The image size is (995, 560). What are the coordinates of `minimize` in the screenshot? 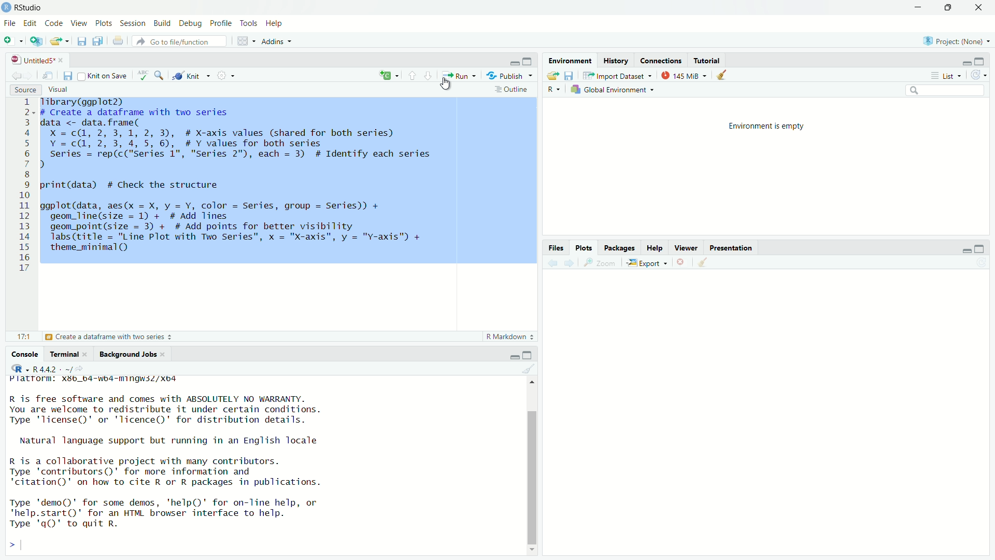 It's located at (965, 250).